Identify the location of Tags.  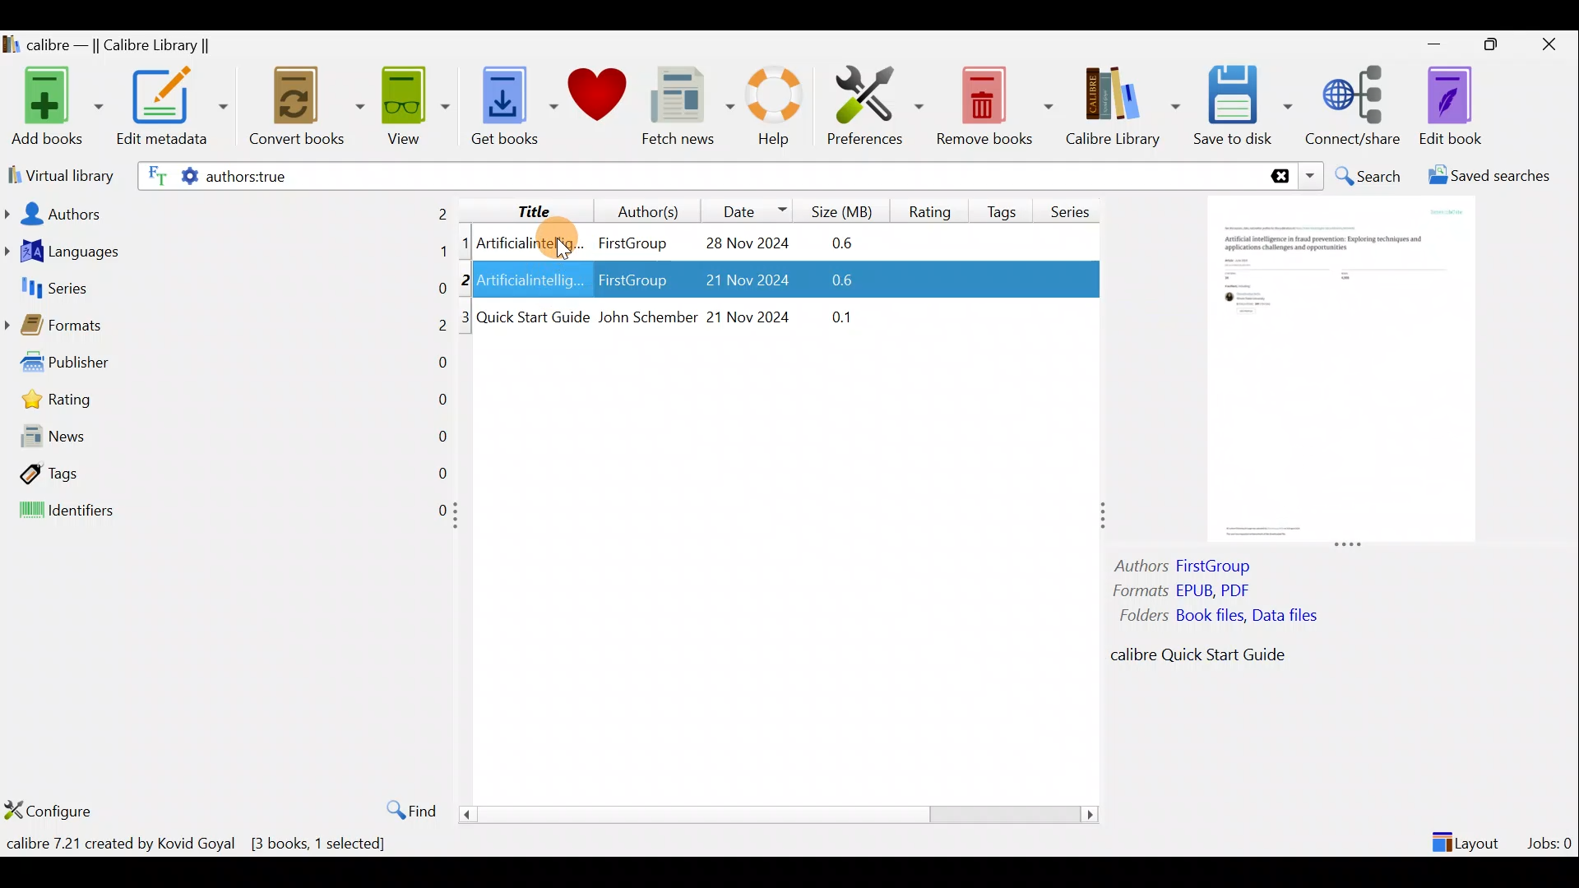
(227, 472).